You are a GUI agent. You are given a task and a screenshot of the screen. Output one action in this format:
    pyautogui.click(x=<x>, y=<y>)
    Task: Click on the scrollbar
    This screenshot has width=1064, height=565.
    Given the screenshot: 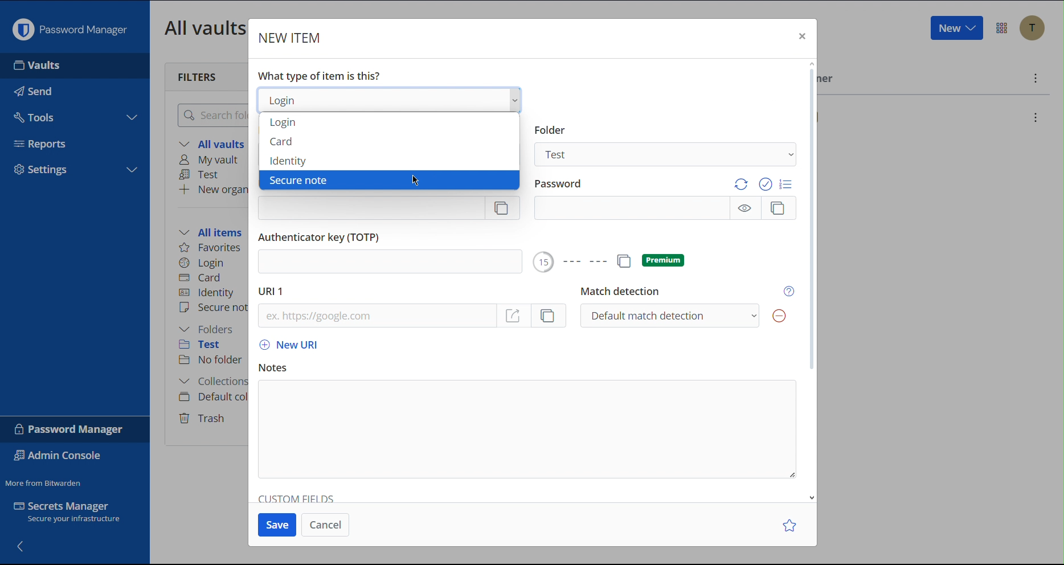 What is the action you would take?
    pyautogui.click(x=810, y=218)
    